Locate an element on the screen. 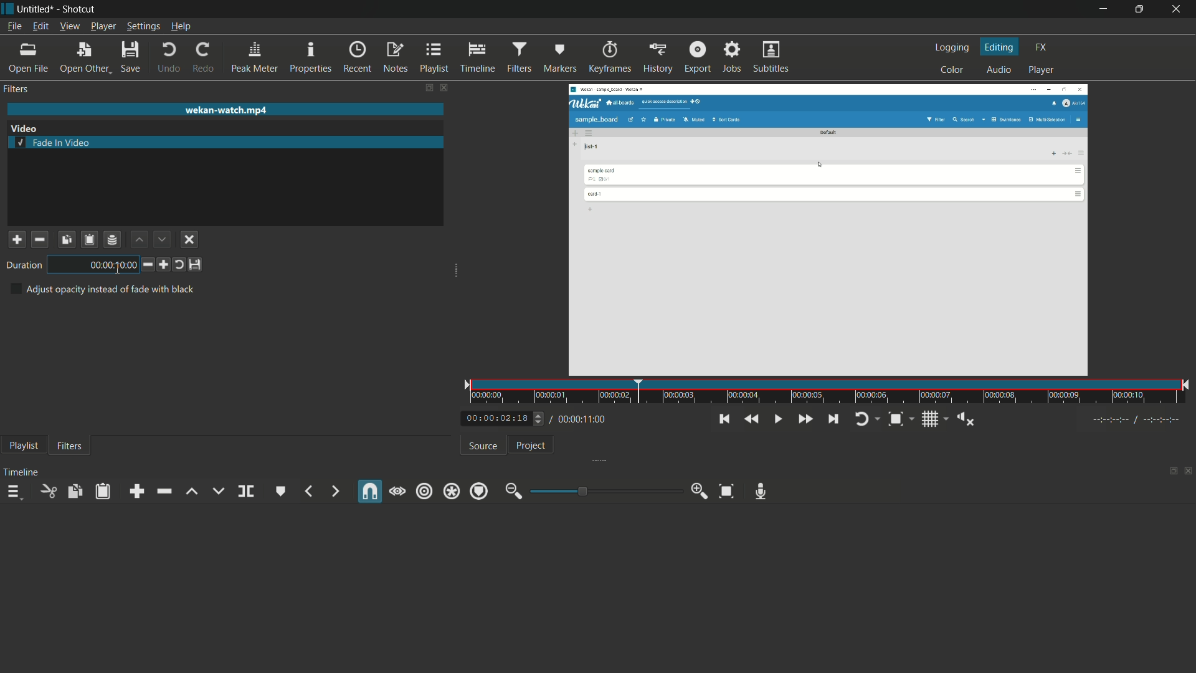 Image resolution: width=1196 pixels, height=673 pixels. cut is located at coordinates (49, 491).